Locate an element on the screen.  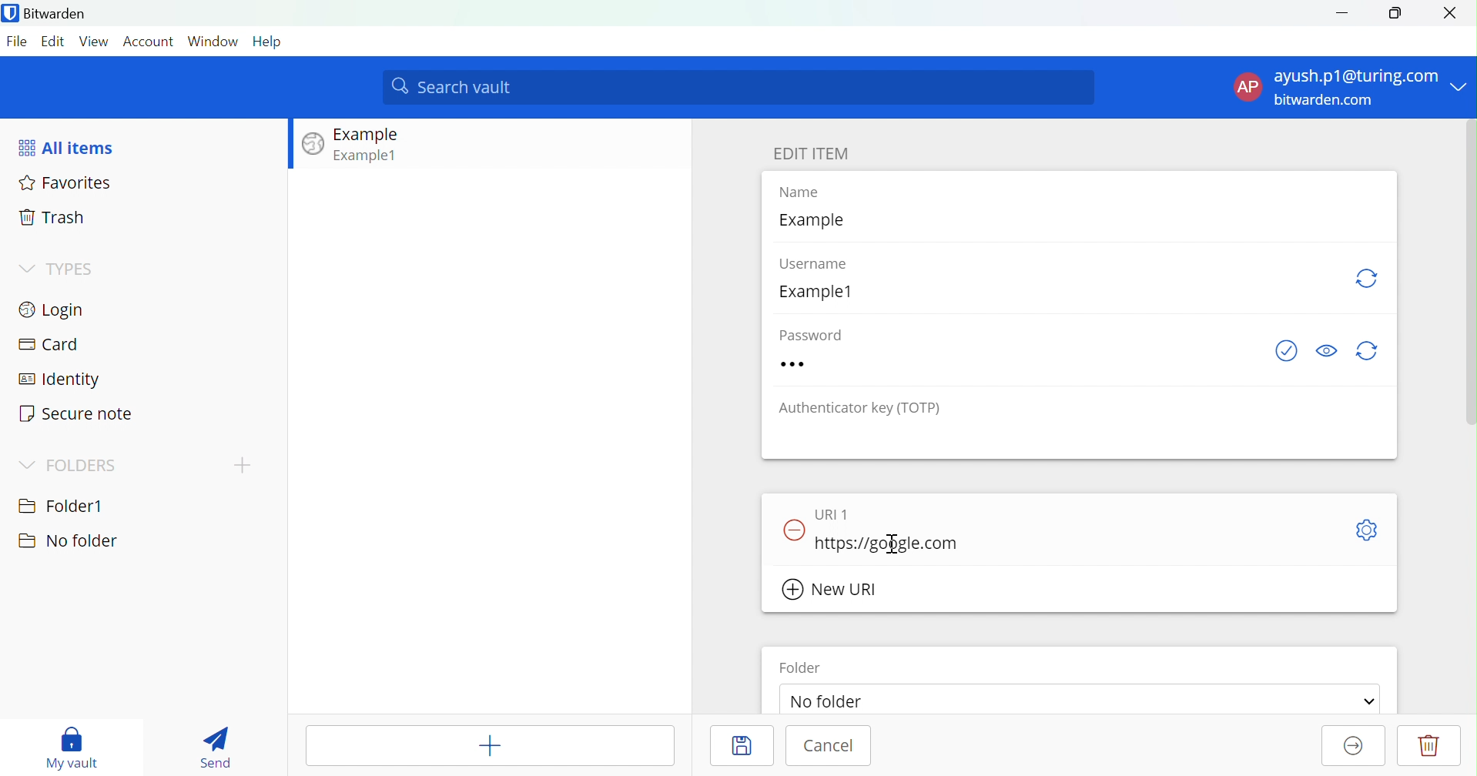
Generate Username is located at coordinates (1369, 279).